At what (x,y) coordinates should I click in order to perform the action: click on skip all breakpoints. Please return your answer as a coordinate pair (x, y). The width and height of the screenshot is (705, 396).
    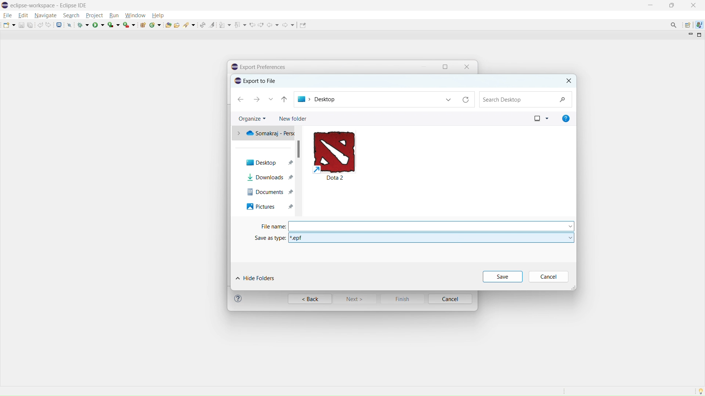
    Looking at the image, I should click on (69, 25).